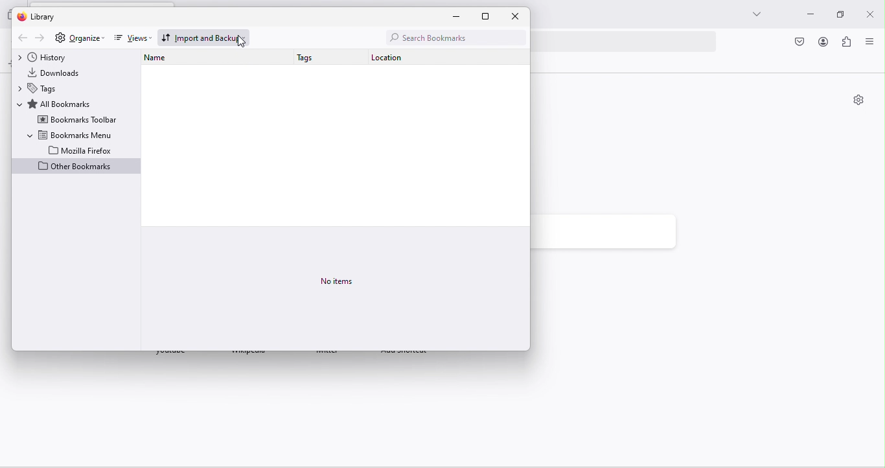 The height and width of the screenshot is (468, 885). What do you see at coordinates (869, 12) in the screenshot?
I see `close` at bounding box center [869, 12].